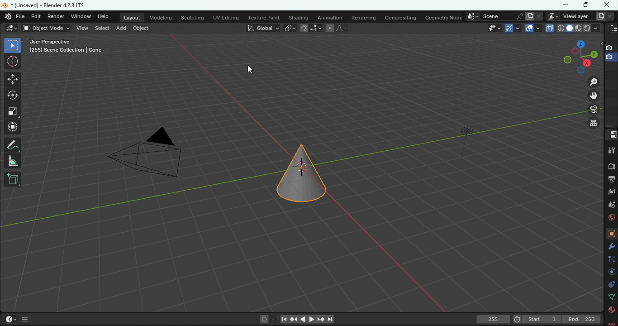 This screenshot has width=618, height=326. Describe the element at coordinates (611, 149) in the screenshot. I see `Tool` at that location.